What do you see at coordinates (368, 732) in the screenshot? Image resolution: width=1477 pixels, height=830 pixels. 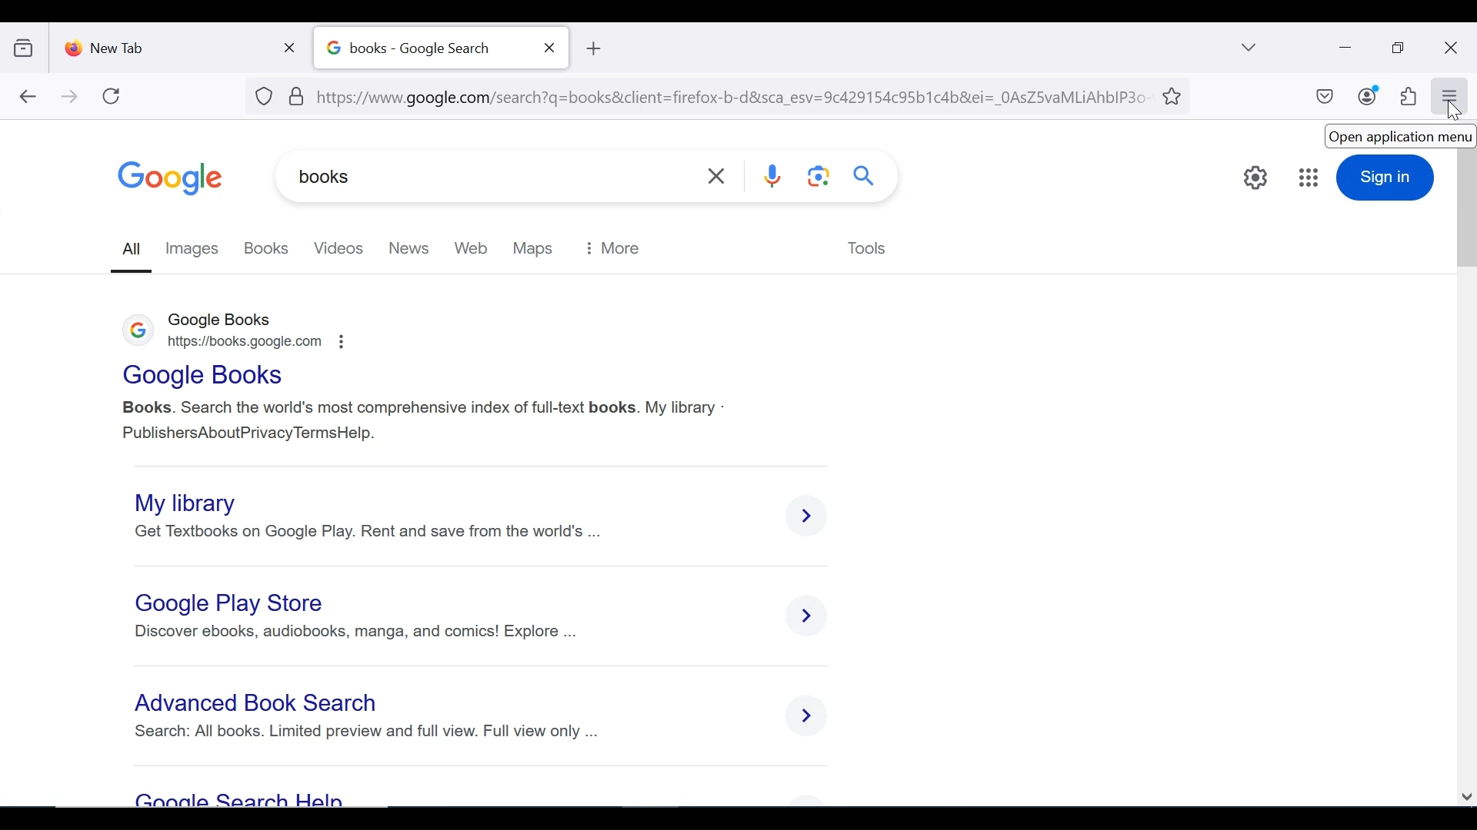 I see `search: all books. limited preview and full view. Full view only ...` at bounding box center [368, 732].